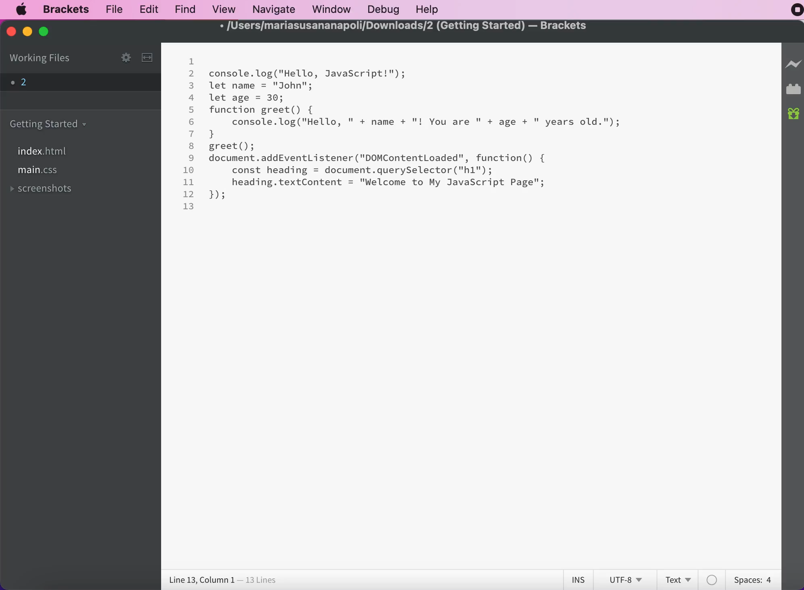 This screenshot has width=804, height=590. I want to click on 13, so click(189, 206).